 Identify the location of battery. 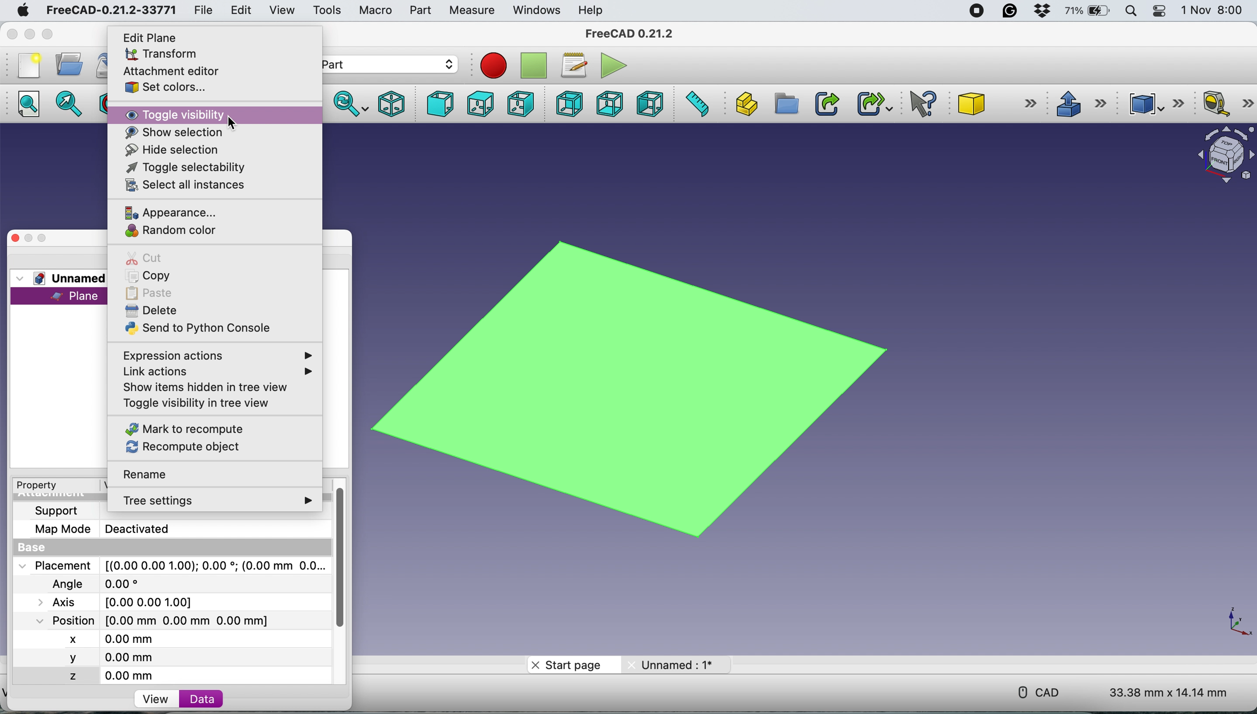
(1090, 11).